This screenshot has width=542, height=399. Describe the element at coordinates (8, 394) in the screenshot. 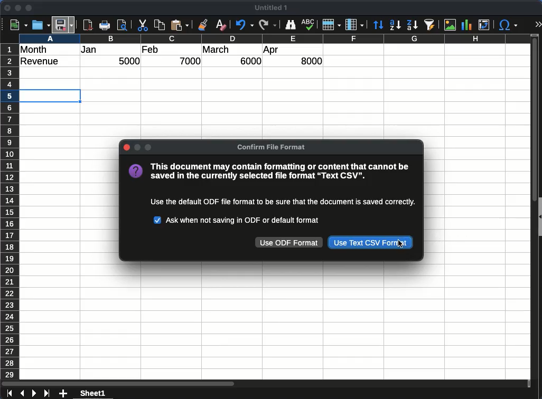

I see `first sheet` at that location.